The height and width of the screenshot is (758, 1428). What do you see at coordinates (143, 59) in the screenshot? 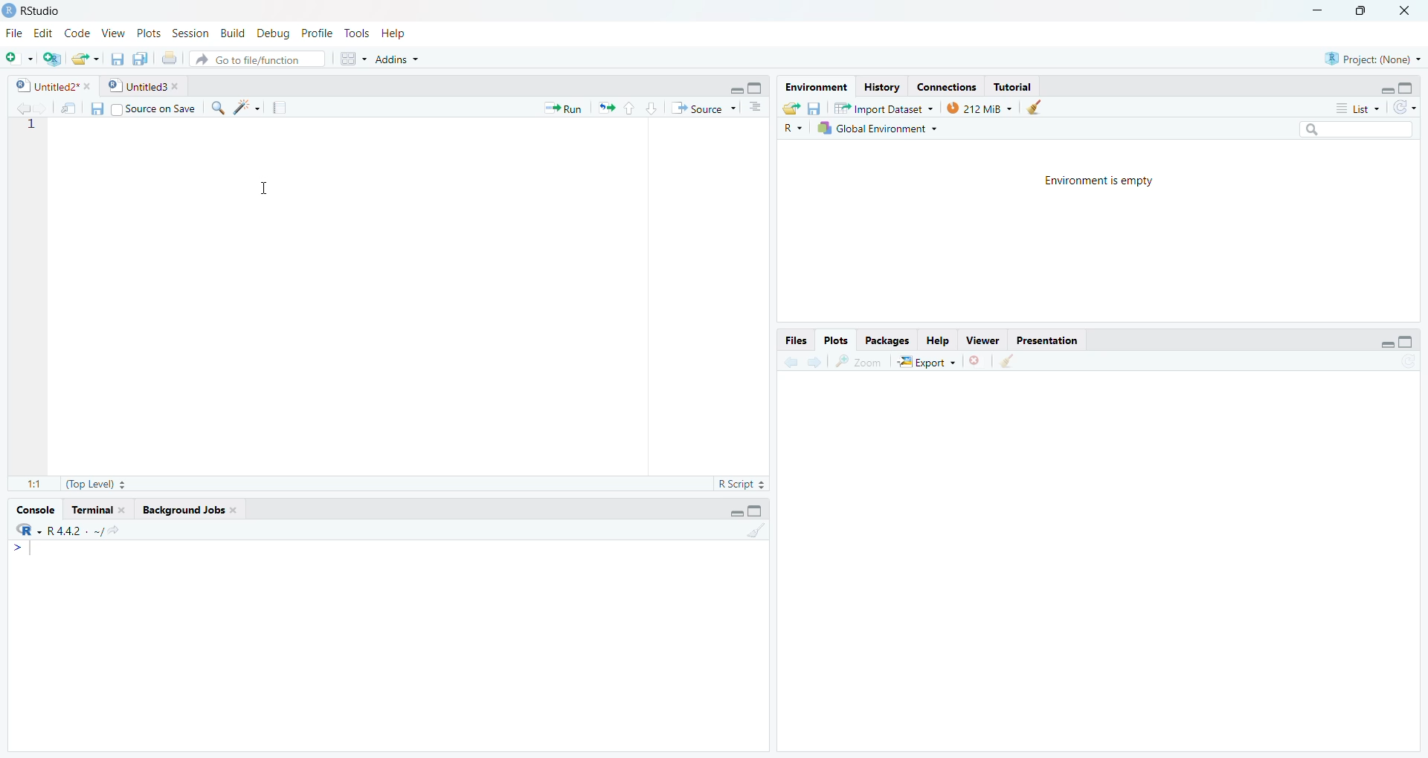
I see `save all open documents` at bounding box center [143, 59].